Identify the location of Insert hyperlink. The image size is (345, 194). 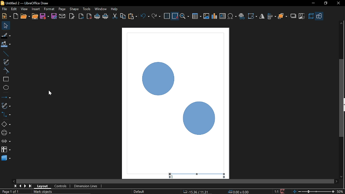
(242, 16).